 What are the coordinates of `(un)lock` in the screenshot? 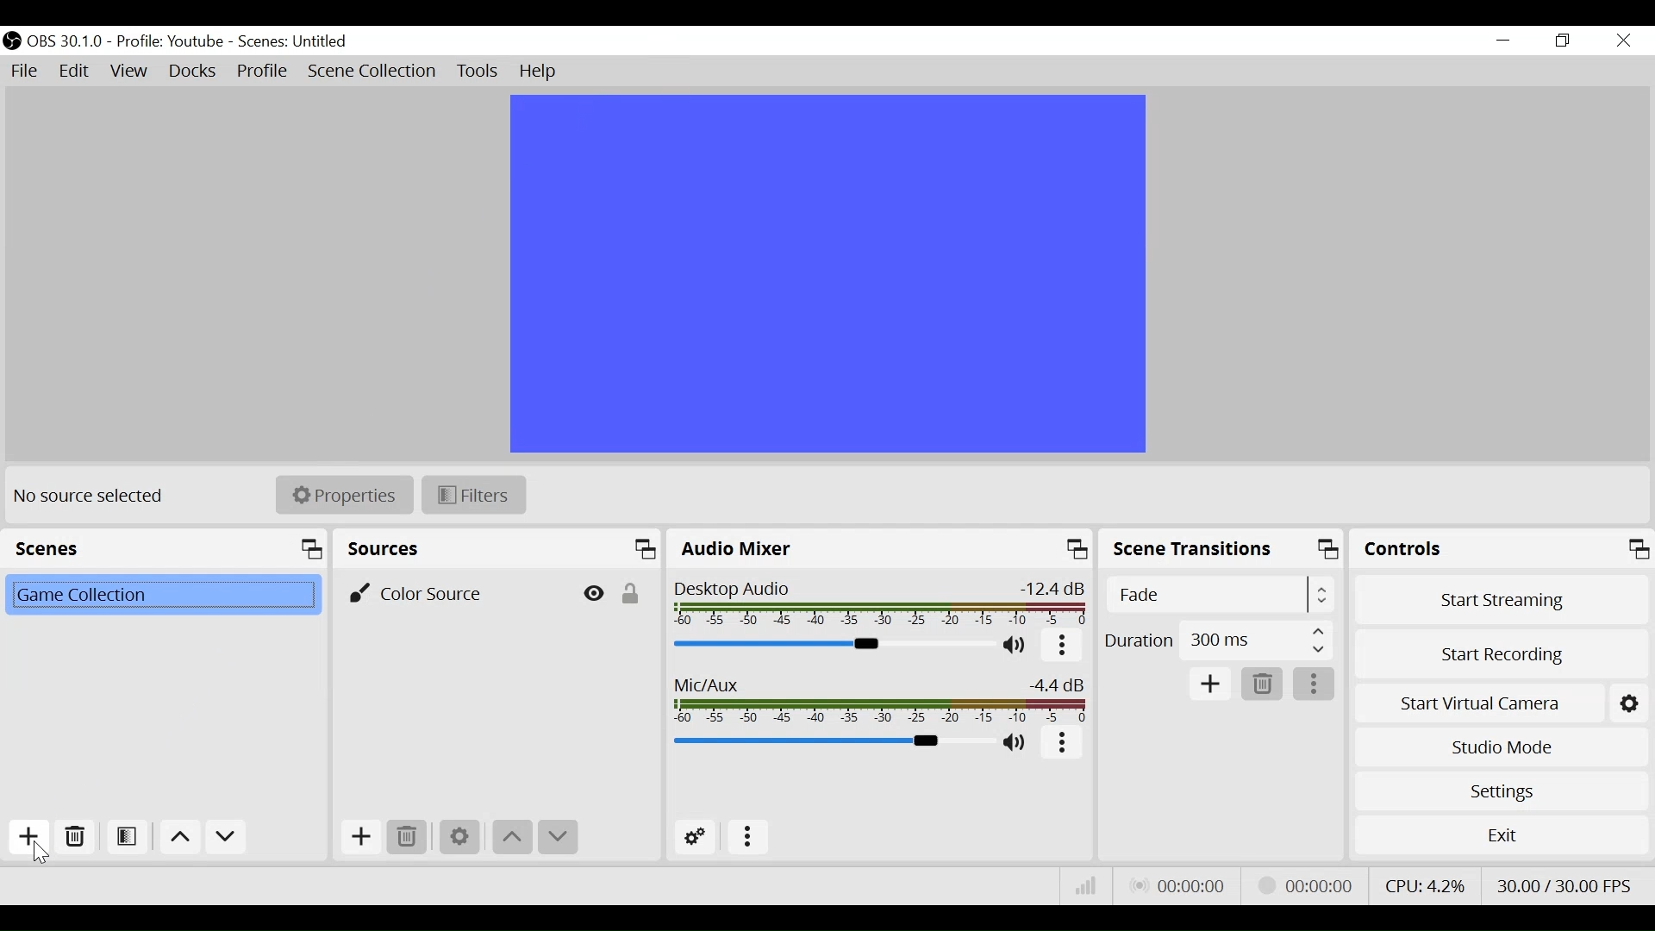 It's located at (634, 592).